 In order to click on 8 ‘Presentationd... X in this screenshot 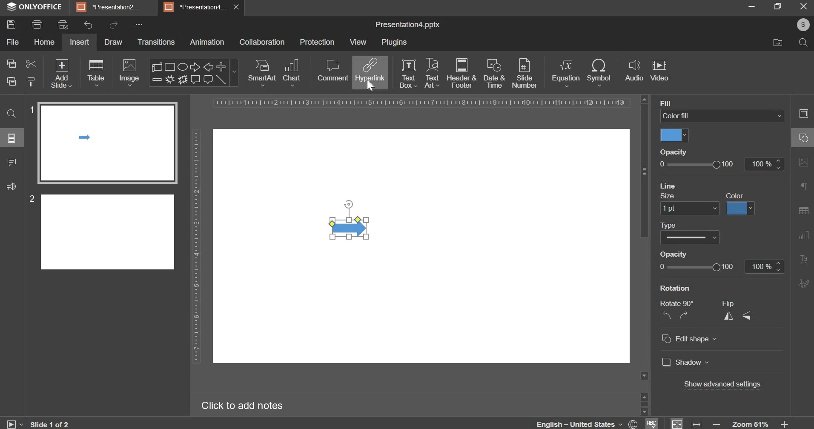, I will do `click(203, 6)`.